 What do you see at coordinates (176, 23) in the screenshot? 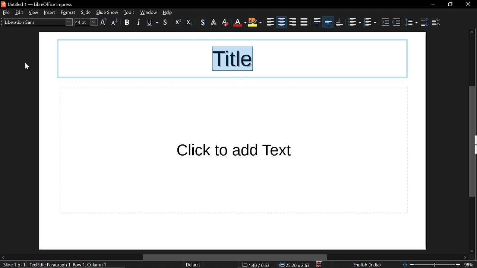
I see `superscript` at bounding box center [176, 23].